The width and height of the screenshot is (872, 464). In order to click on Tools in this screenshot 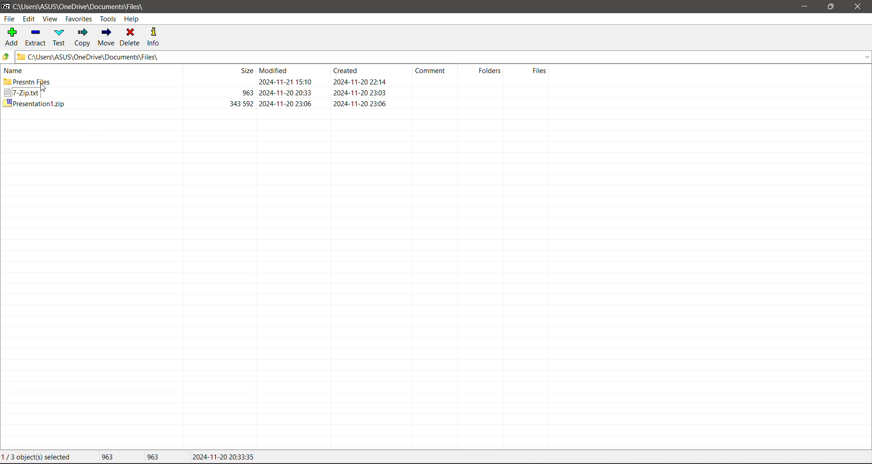, I will do `click(107, 19)`.